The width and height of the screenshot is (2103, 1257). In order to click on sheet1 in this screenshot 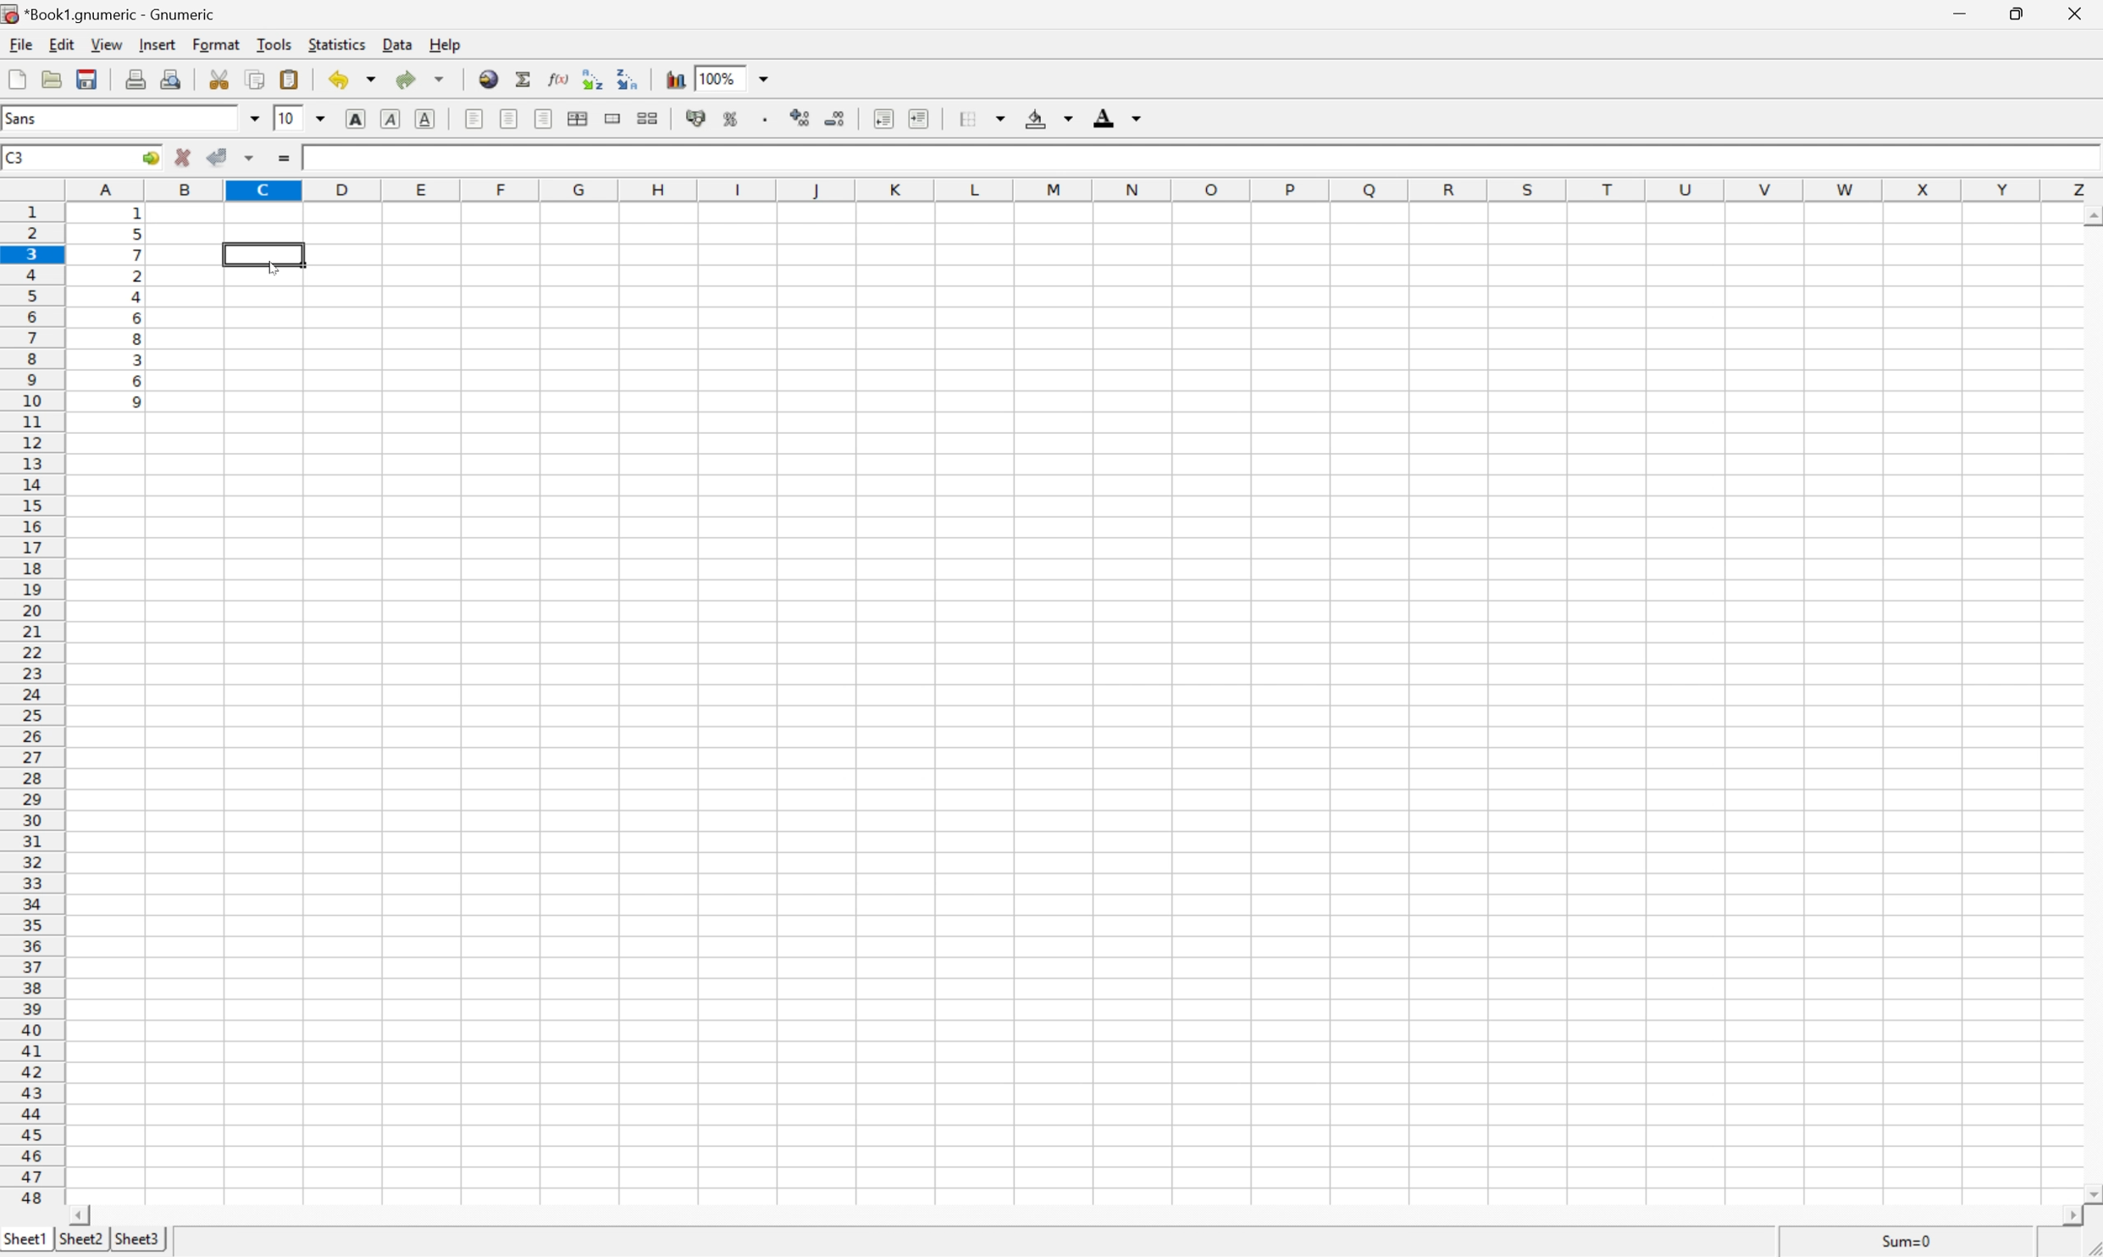, I will do `click(24, 1238)`.